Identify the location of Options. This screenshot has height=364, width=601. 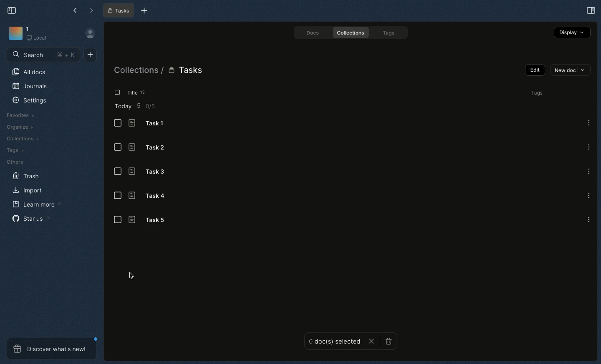
(588, 219).